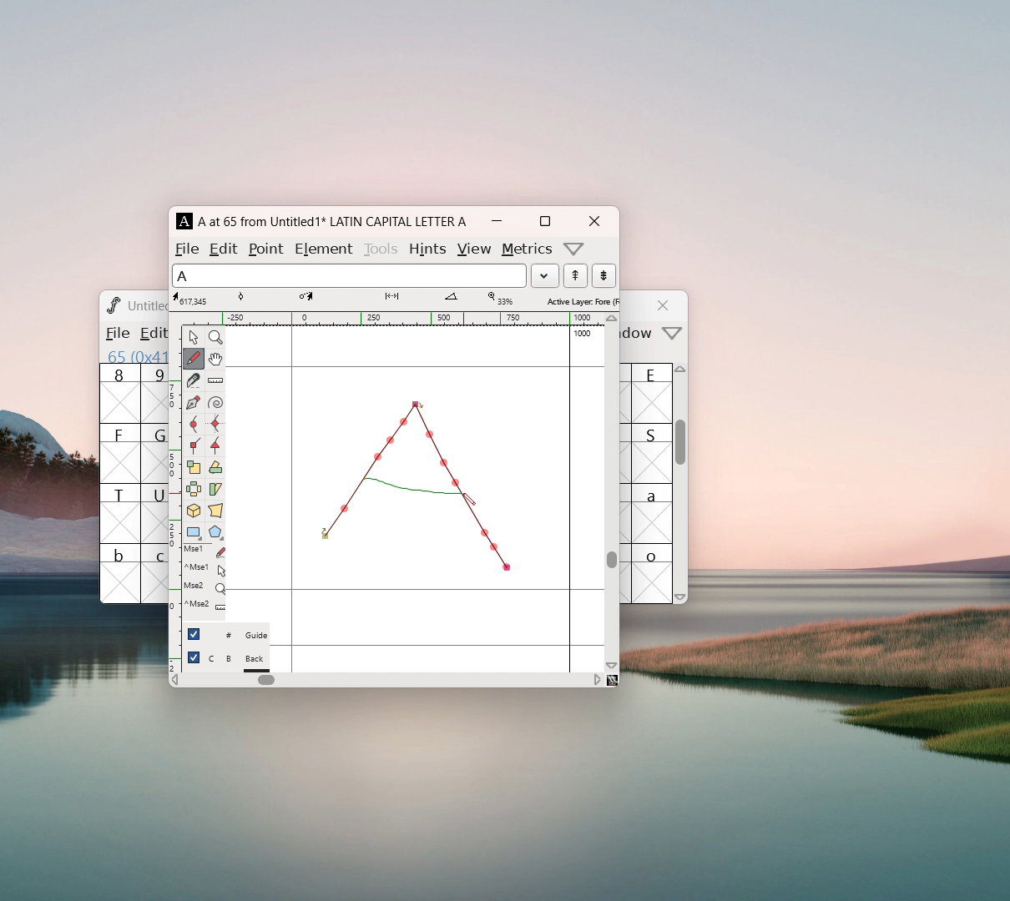  What do you see at coordinates (193, 299) in the screenshot?
I see `cursor coordinates` at bounding box center [193, 299].